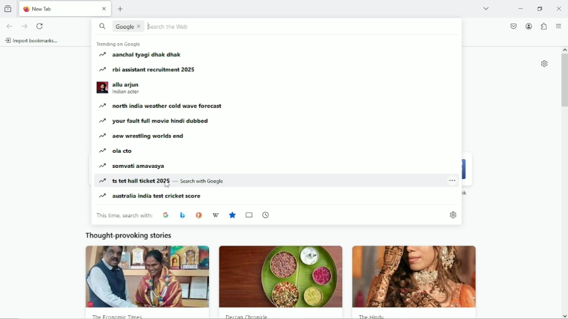 The width and height of the screenshot is (568, 319). What do you see at coordinates (114, 152) in the screenshot?
I see `ola cto` at bounding box center [114, 152].